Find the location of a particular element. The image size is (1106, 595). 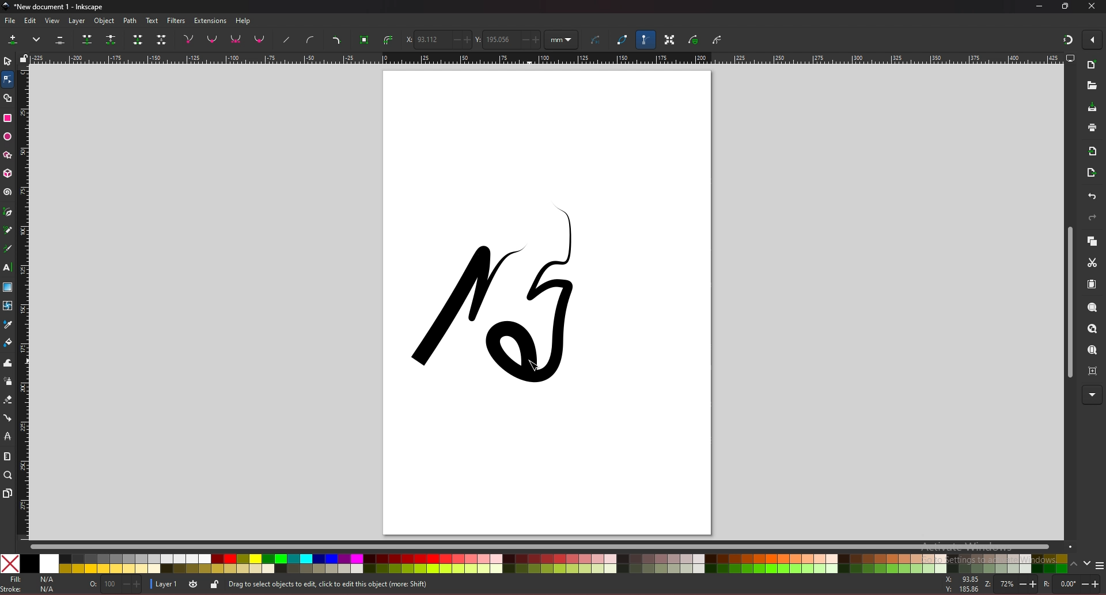

enable snapping is located at coordinates (1092, 40).